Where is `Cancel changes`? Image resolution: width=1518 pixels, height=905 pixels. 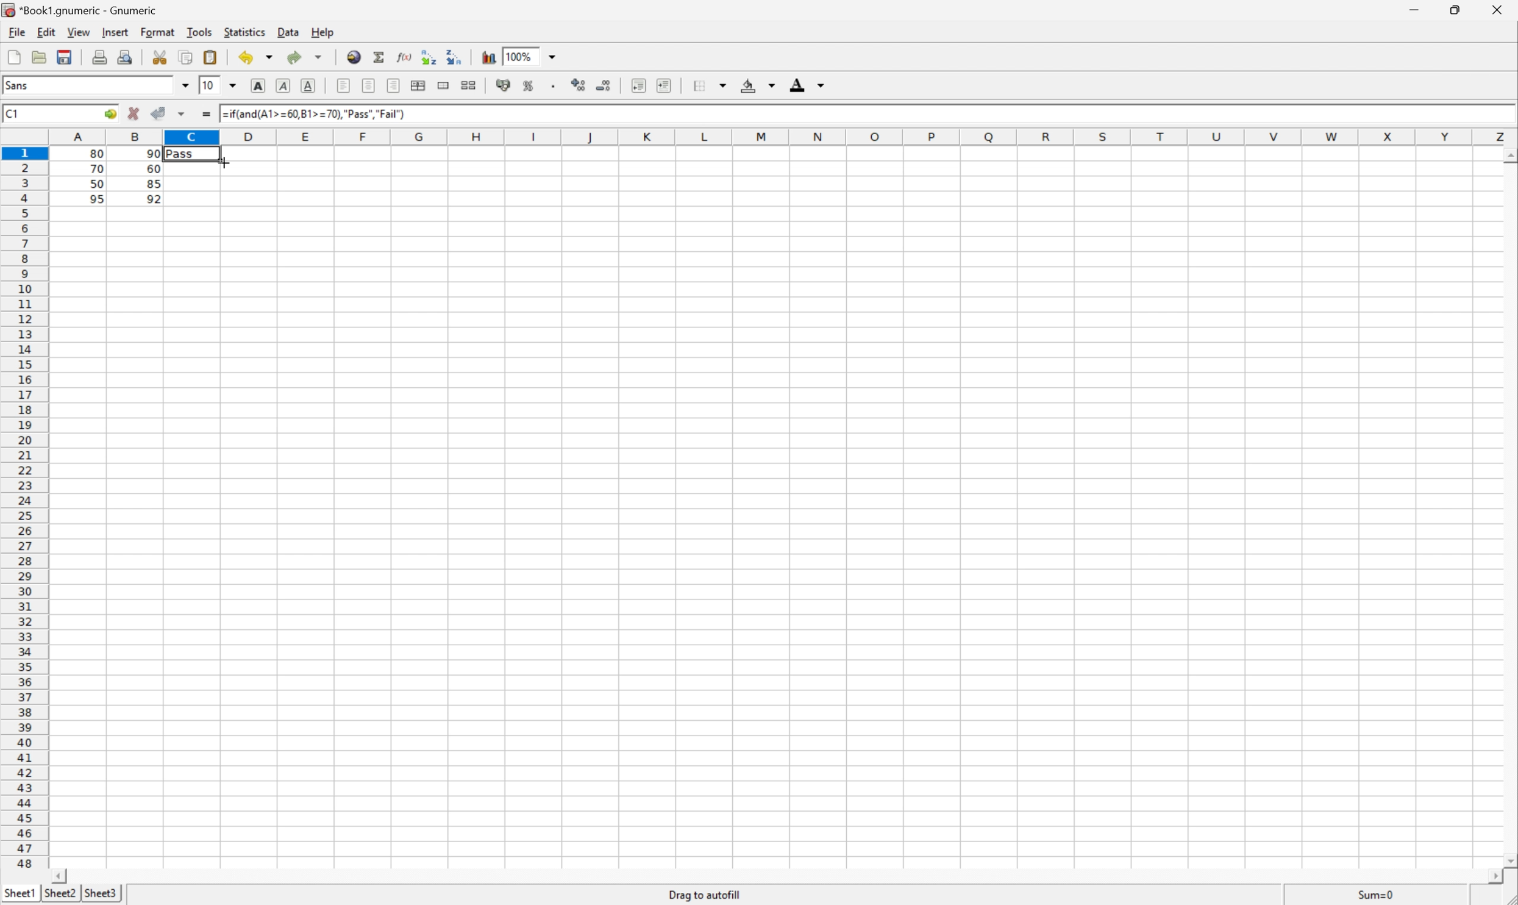 Cancel changes is located at coordinates (134, 114).